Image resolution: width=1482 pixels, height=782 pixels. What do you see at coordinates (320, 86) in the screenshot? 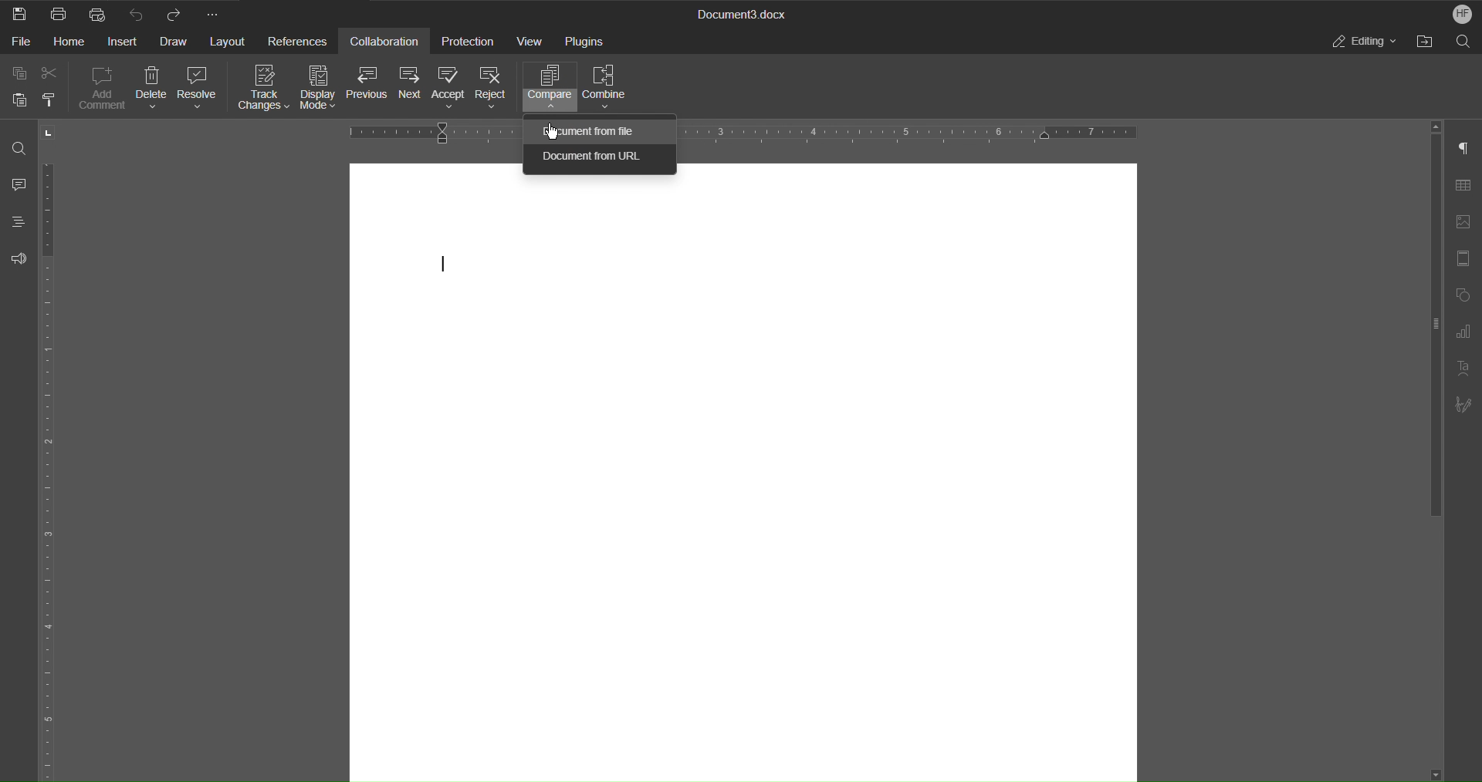
I see `Display Mode` at bounding box center [320, 86].